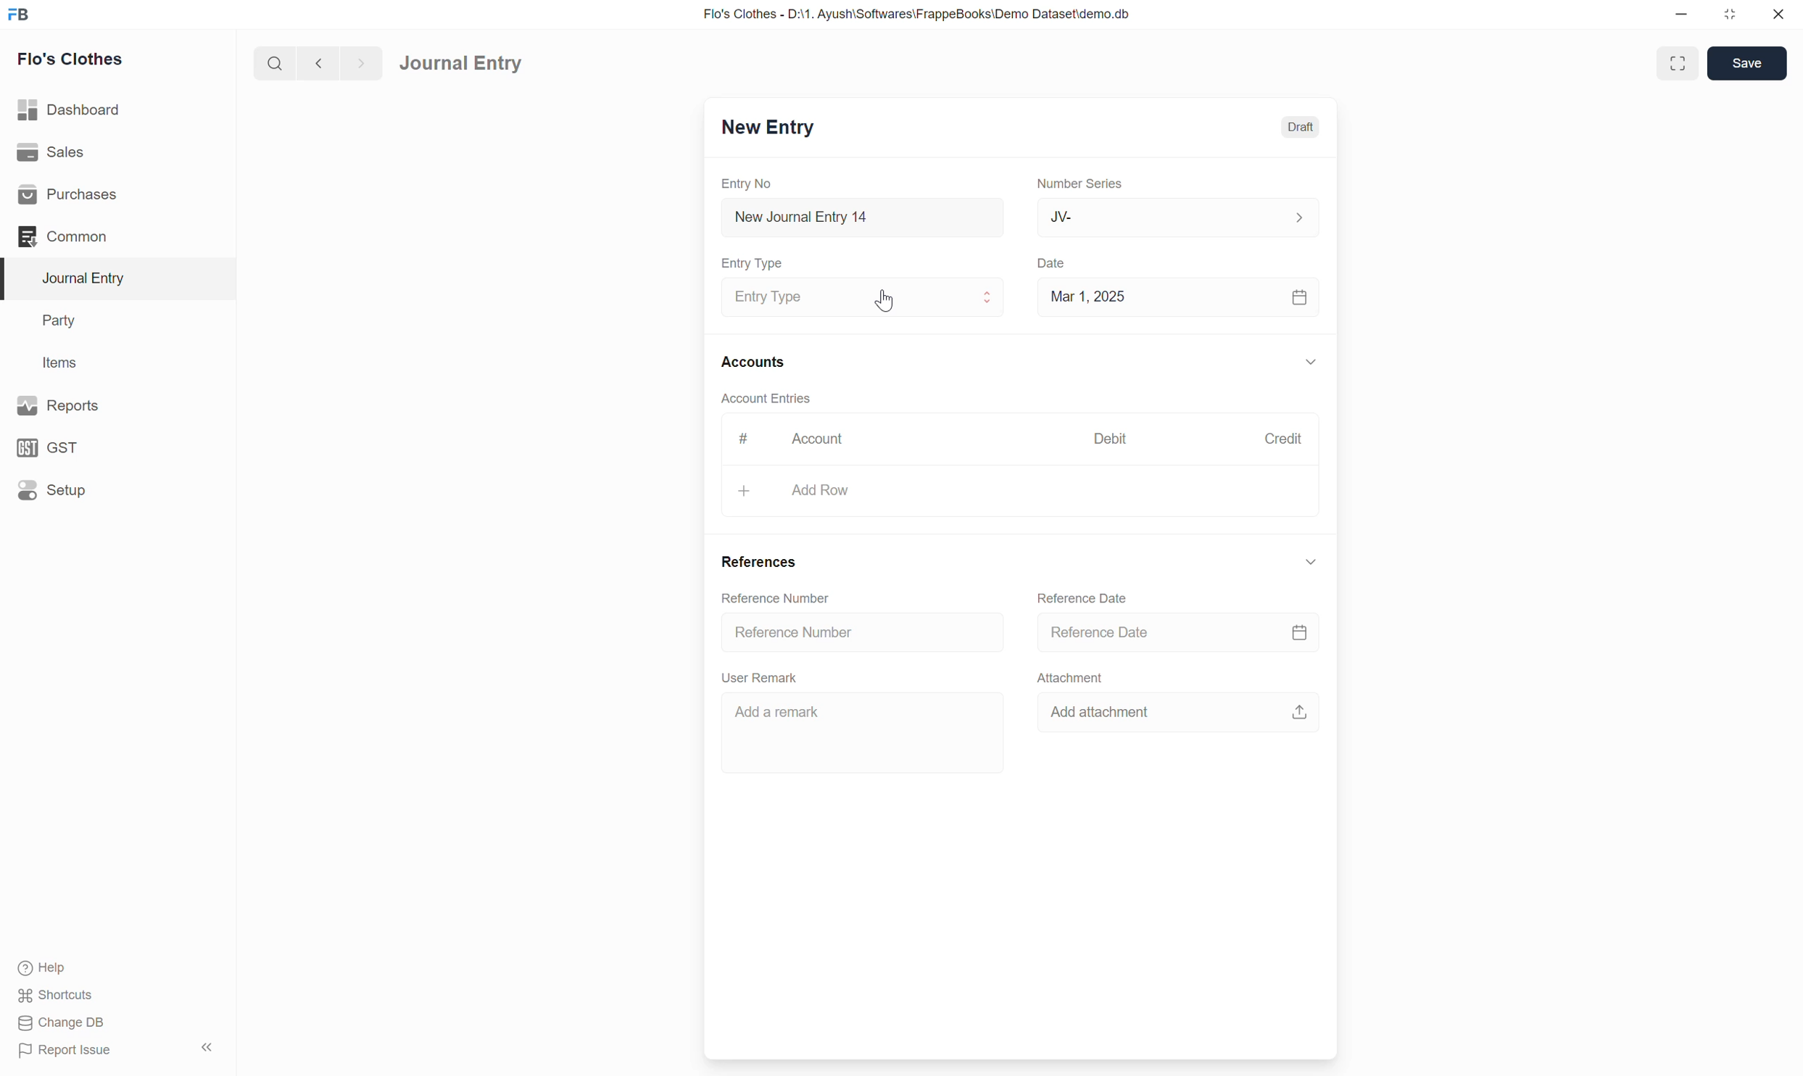  Describe the element at coordinates (1088, 296) in the screenshot. I see `Mar 1, 2025` at that location.